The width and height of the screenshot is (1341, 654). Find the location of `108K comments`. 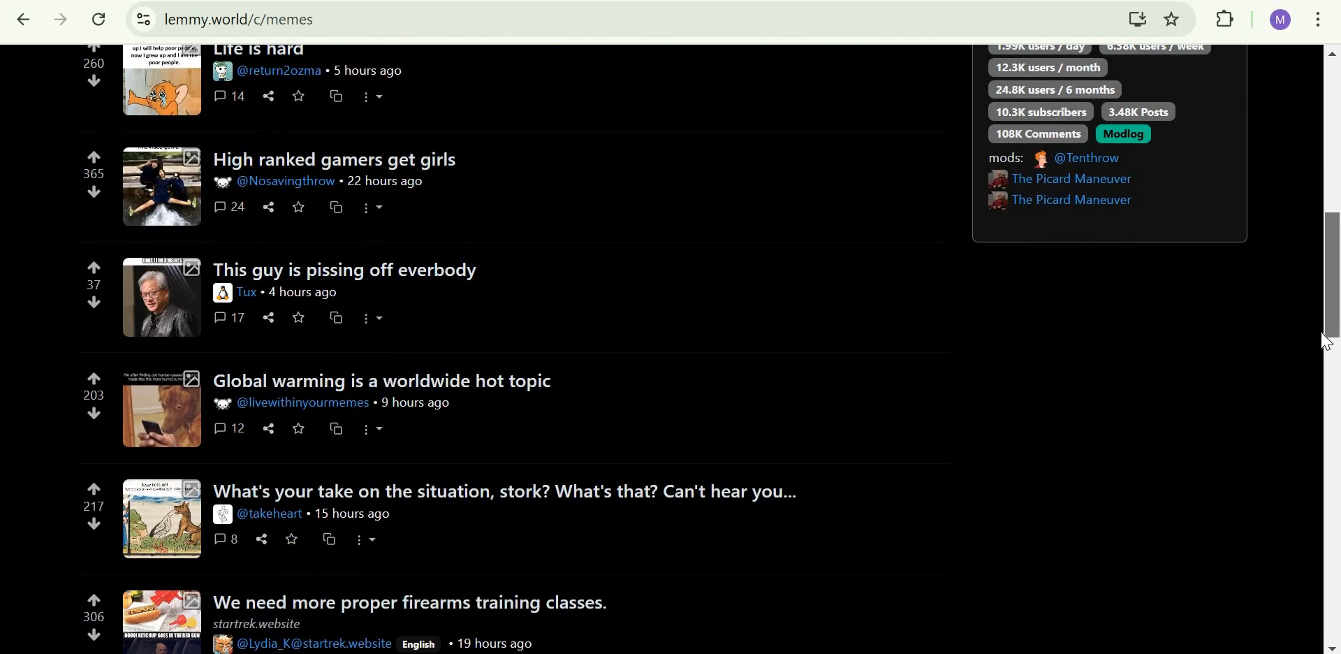

108K comments is located at coordinates (1041, 133).